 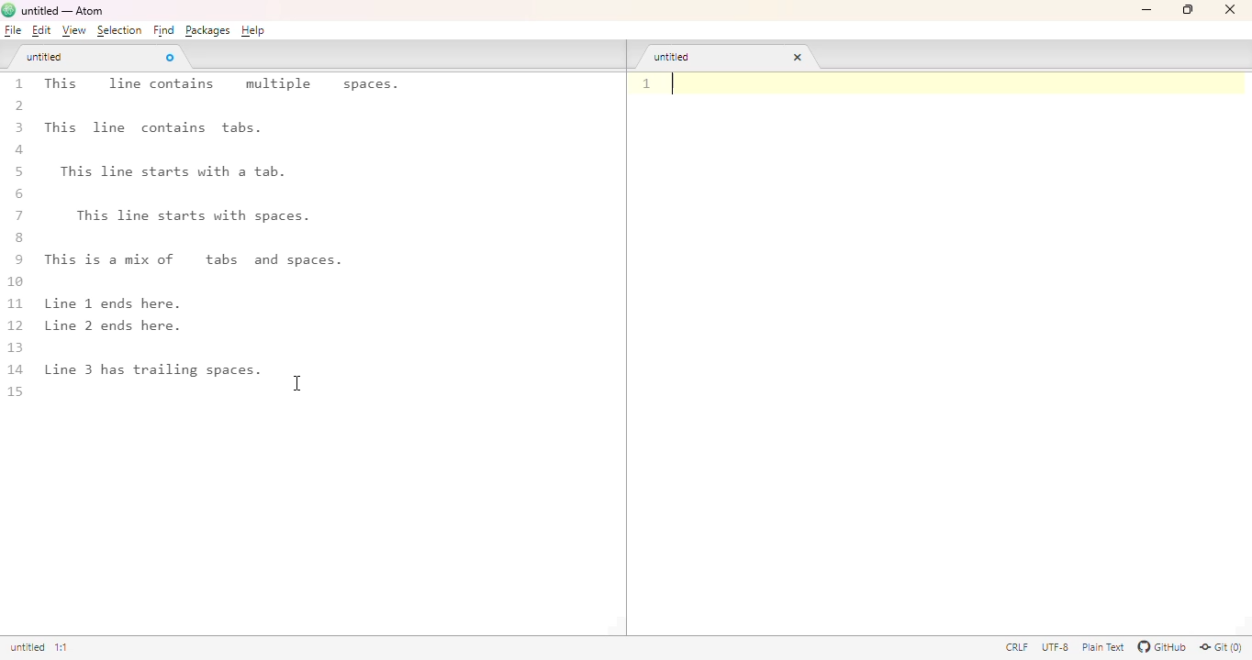 I want to click on line number, so click(x=647, y=84).